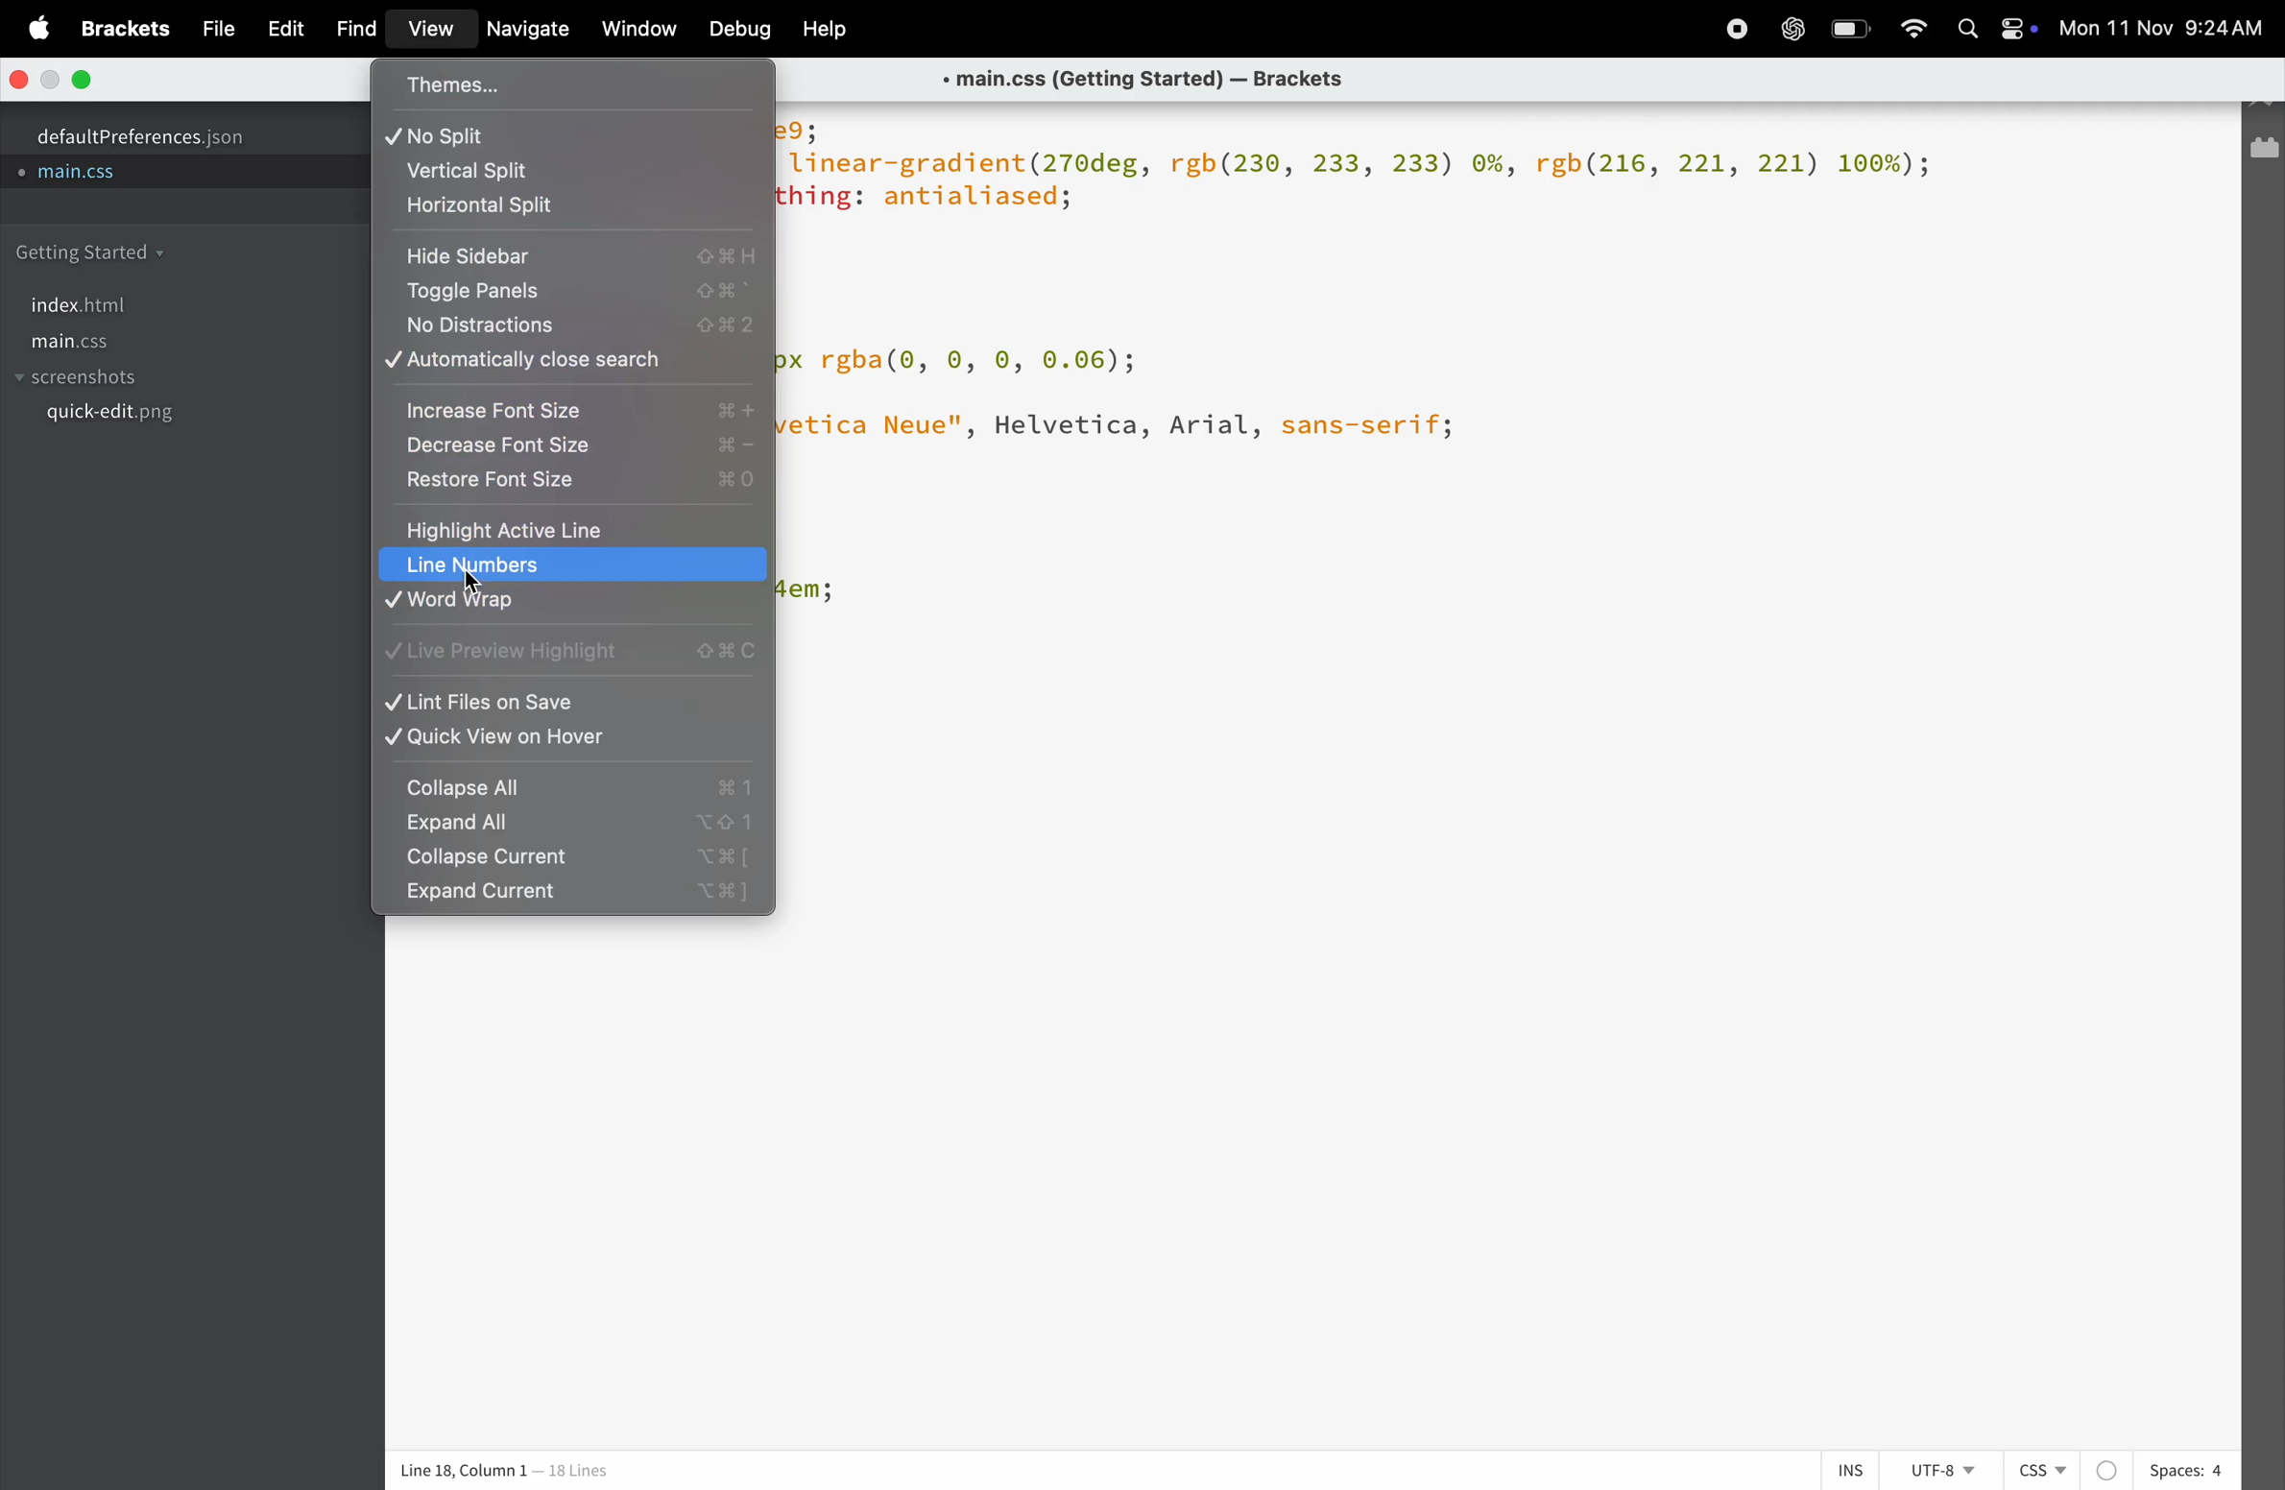 This screenshot has width=2285, height=1490. Describe the element at coordinates (574, 445) in the screenshot. I see `decrease font size` at that location.